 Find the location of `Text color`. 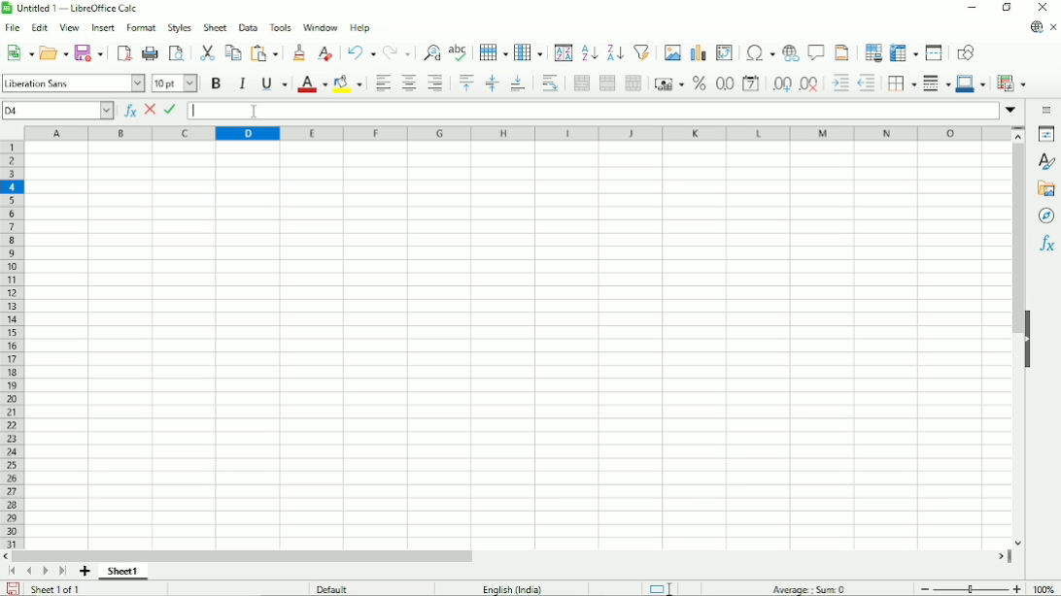

Text color is located at coordinates (314, 83).